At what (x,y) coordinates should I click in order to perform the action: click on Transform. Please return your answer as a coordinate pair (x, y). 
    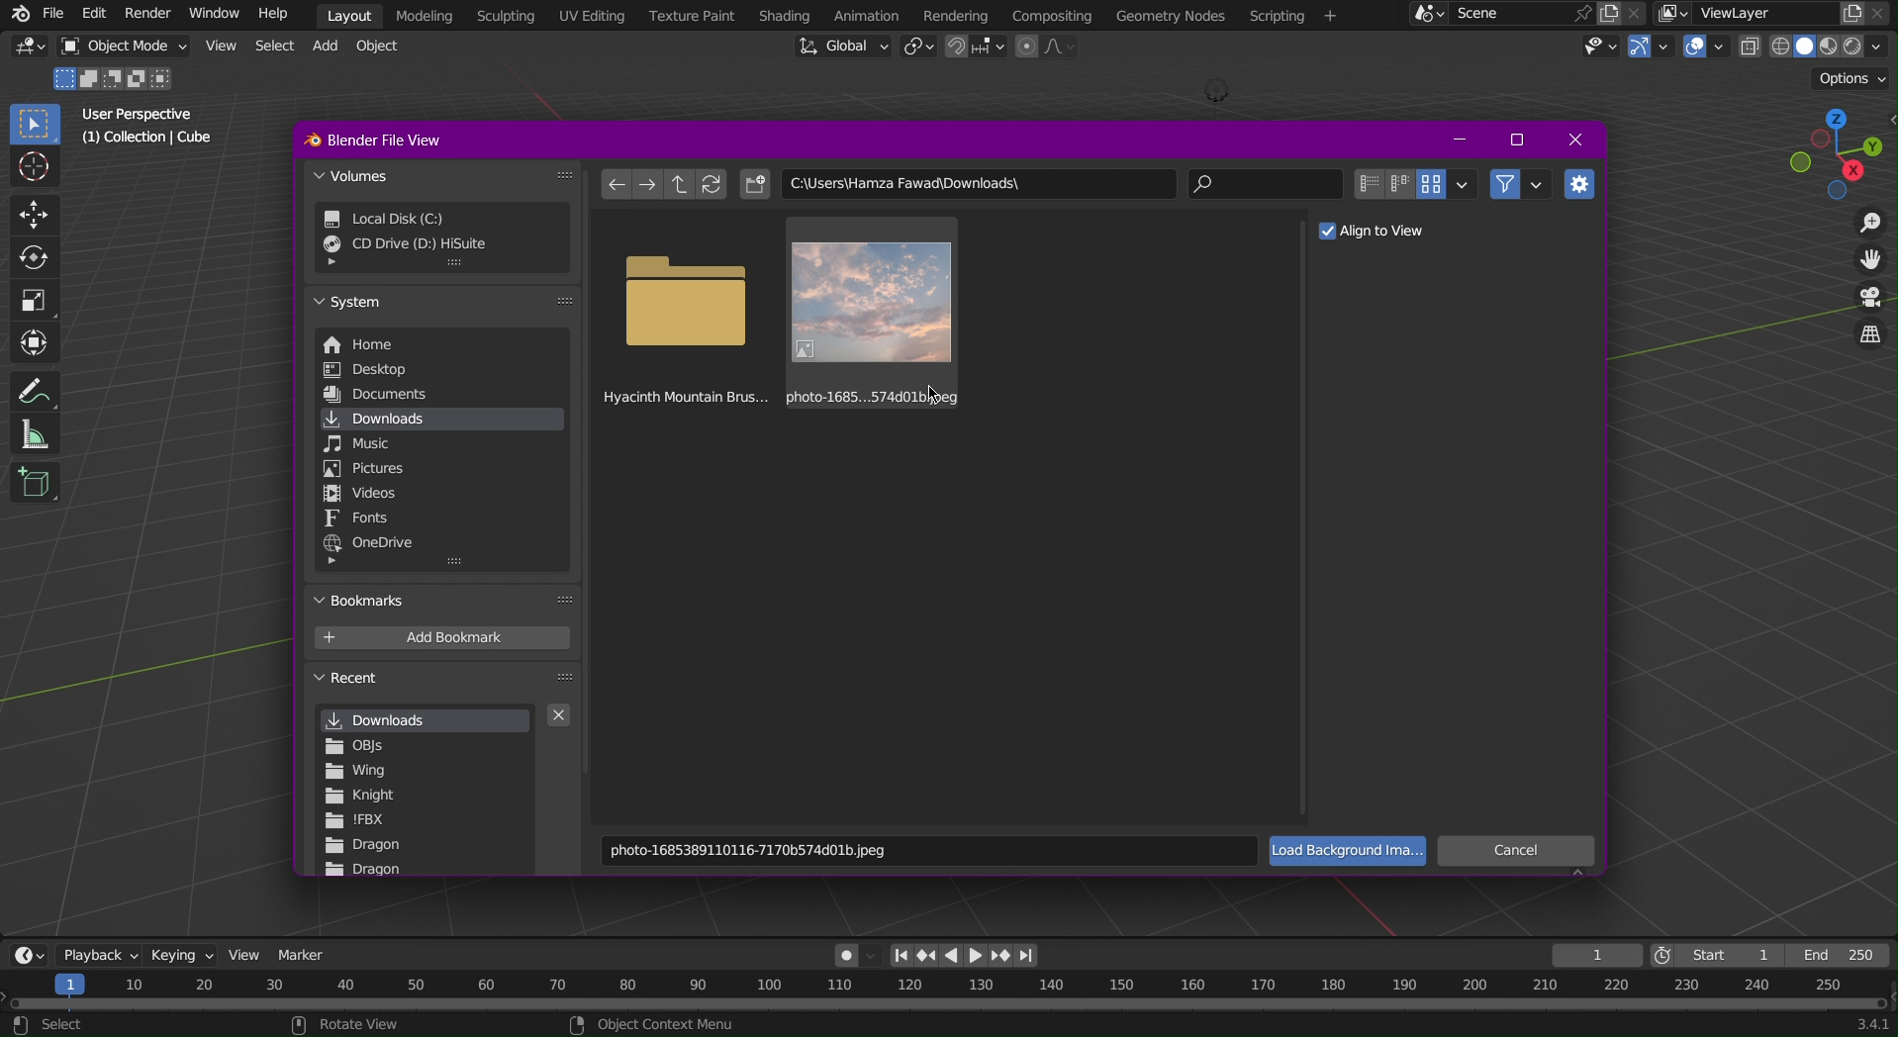
    Looking at the image, I should click on (32, 341).